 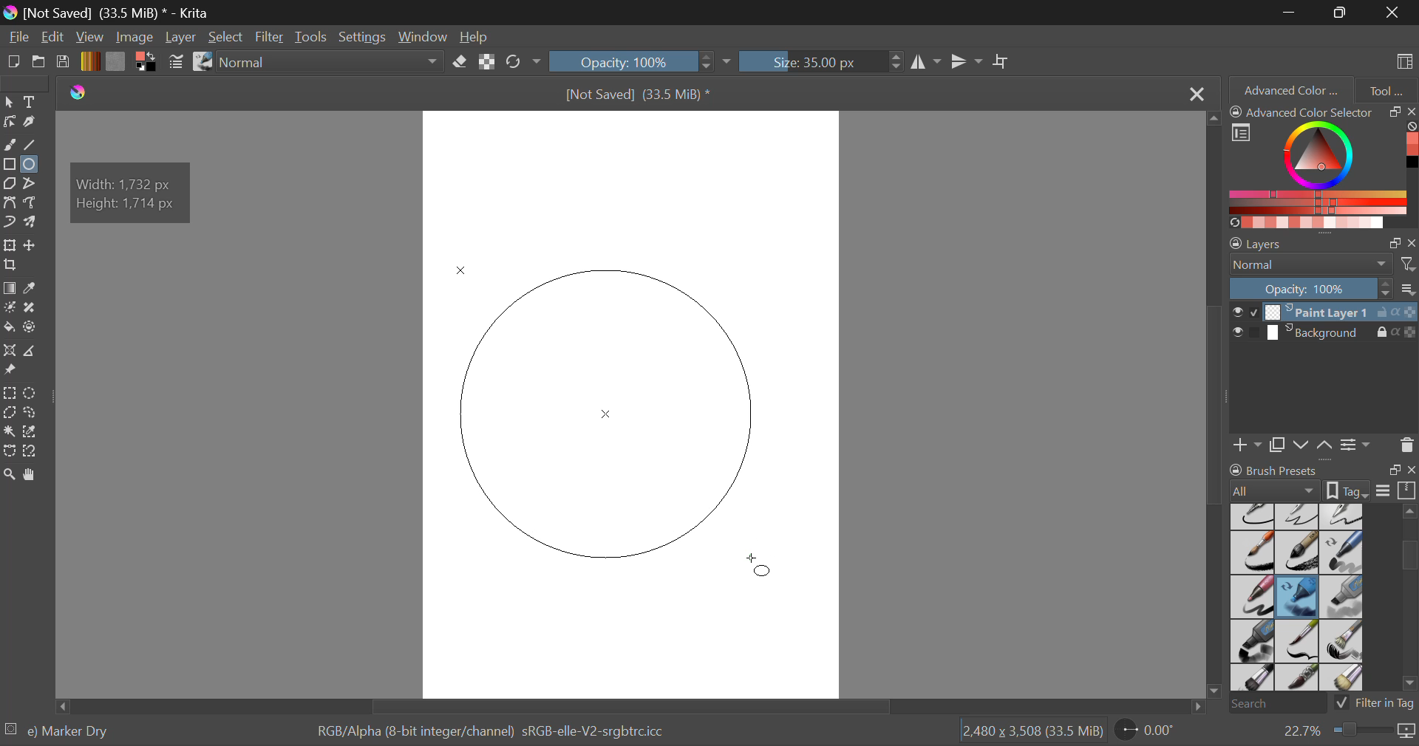 What do you see at coordinates (427, 38) in the screenshot?
I see `Window` at bounding box center [427, 38].